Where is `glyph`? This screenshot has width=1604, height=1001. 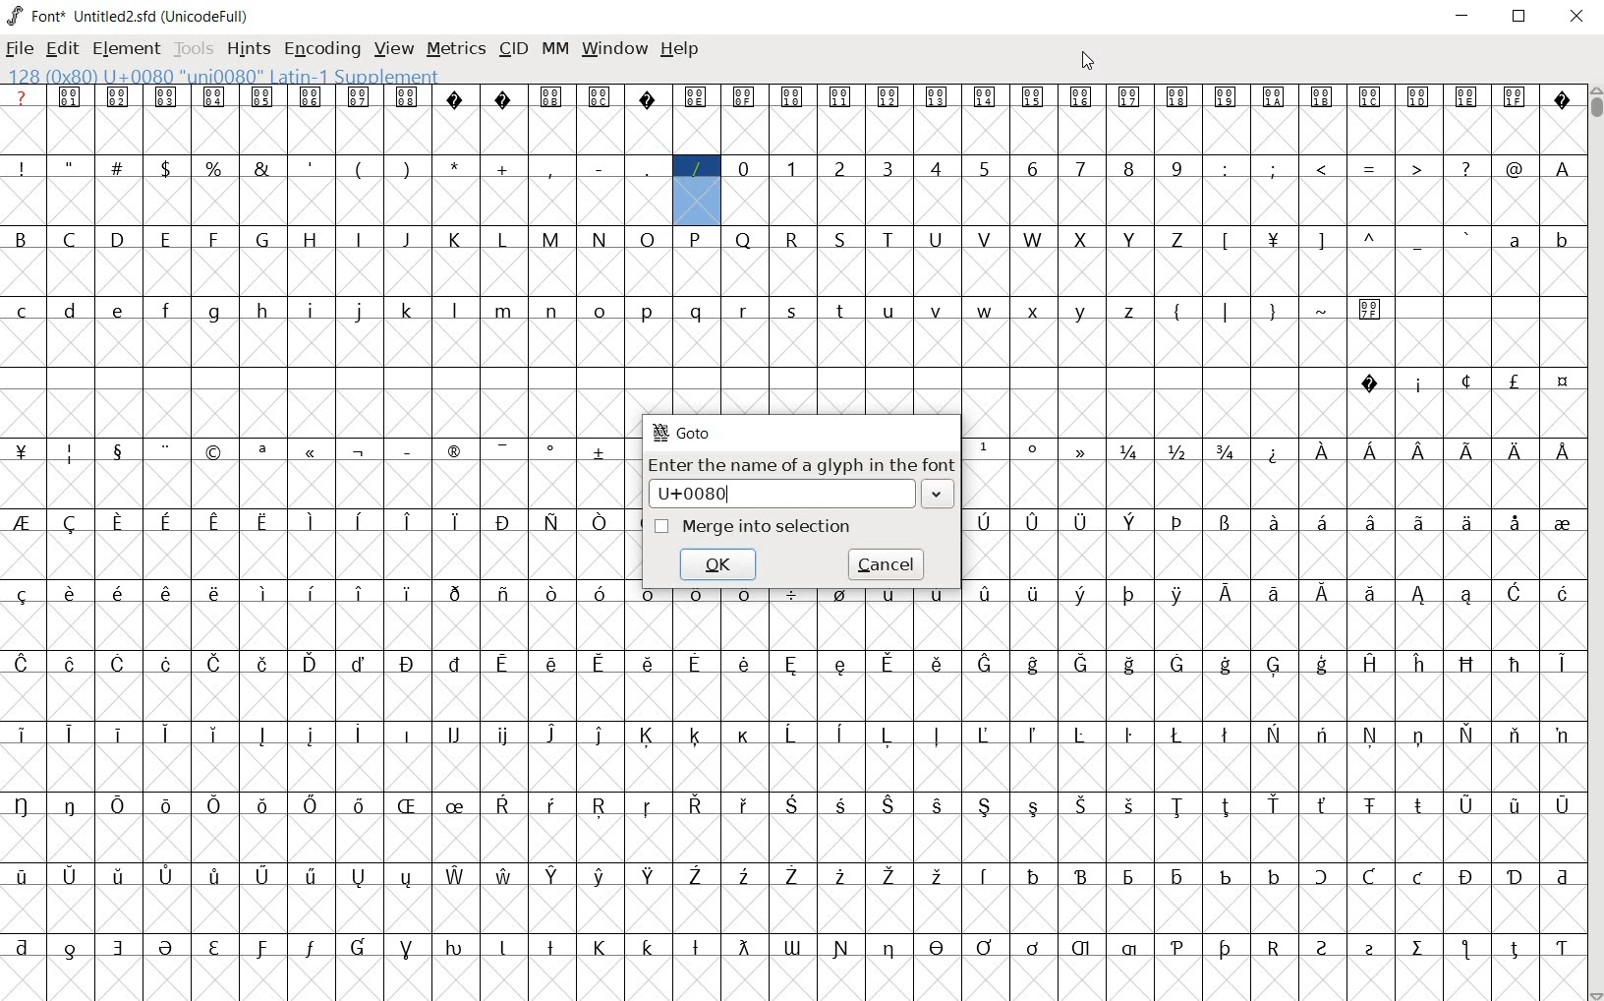
glyph is located at coordinates (407, 950).